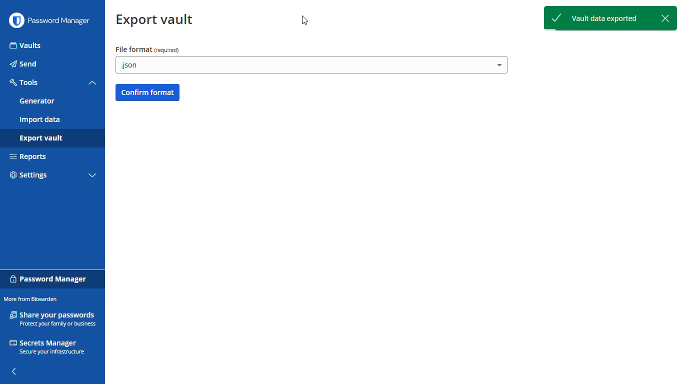 This screenshot has width=683, height=384. Describe the element at coordinates (147, 91) in the screenshot. I see `confirm format` at that location.